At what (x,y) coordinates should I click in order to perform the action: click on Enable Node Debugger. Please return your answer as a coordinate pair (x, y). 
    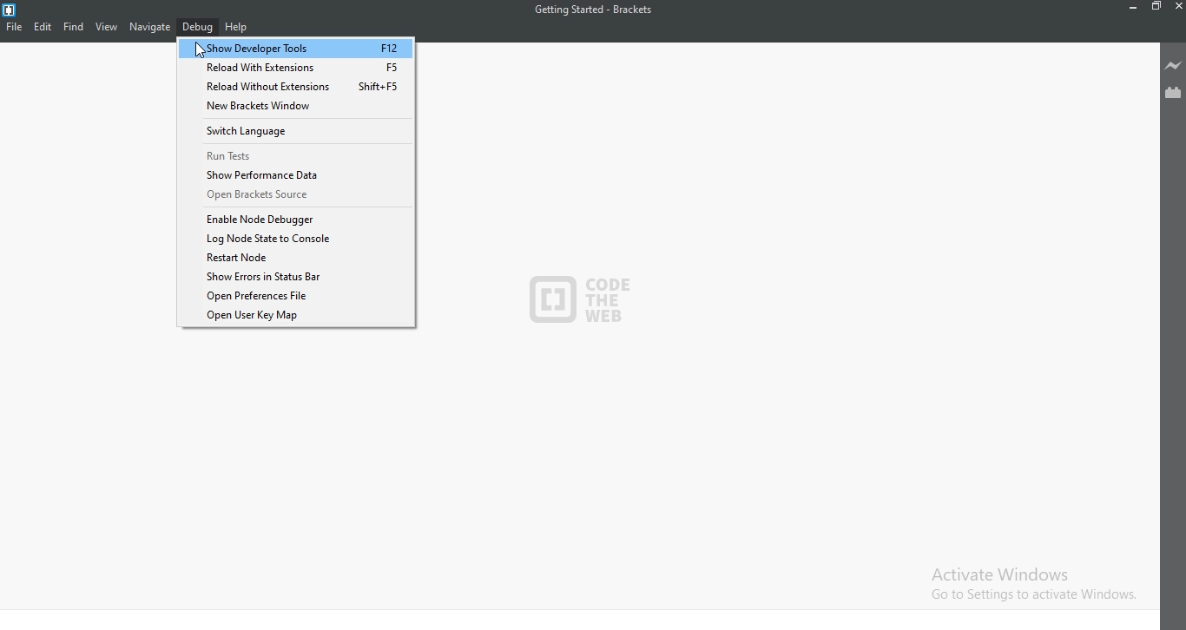
    Looking at the image, I should click on (298, 219).